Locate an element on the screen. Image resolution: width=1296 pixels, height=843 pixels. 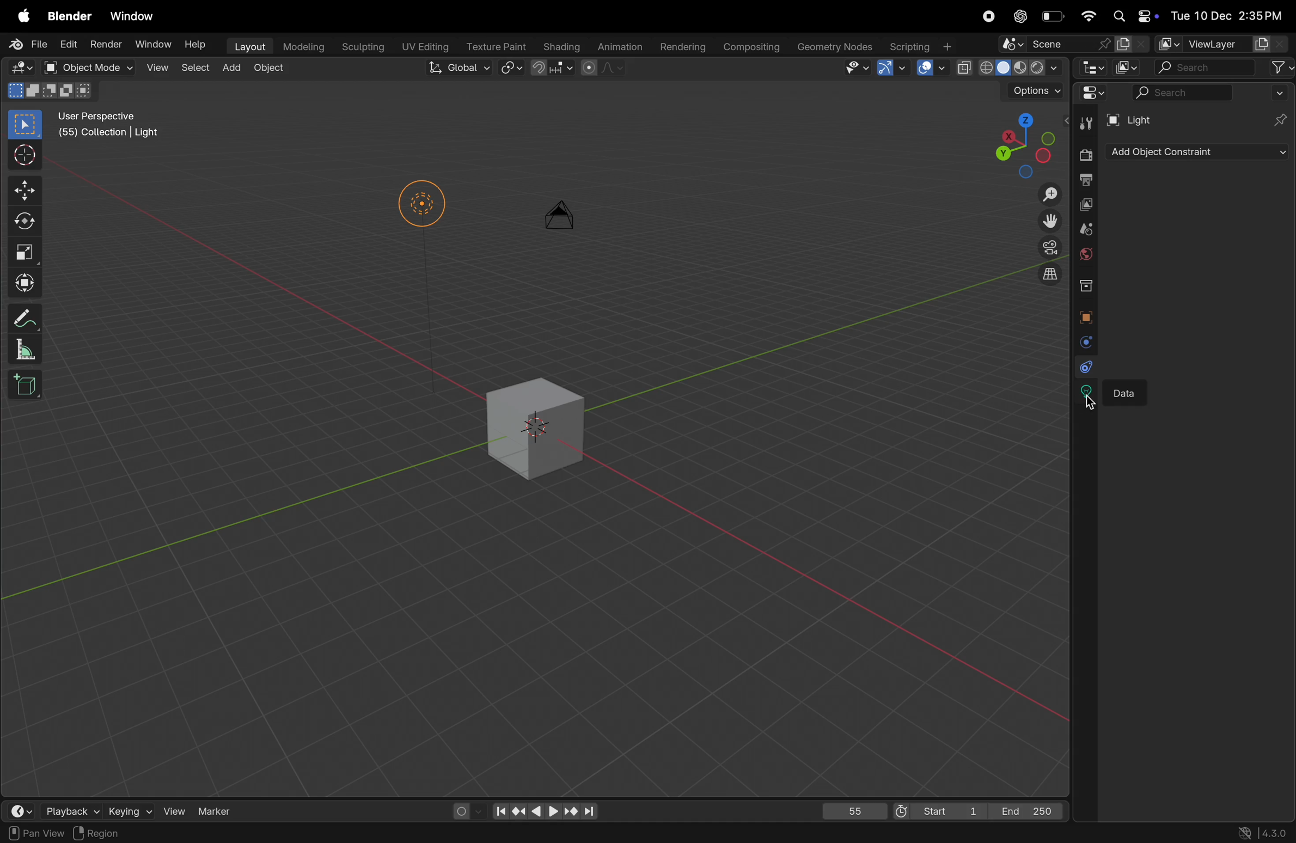
geometery nodes is located at coordinates (835, 46).